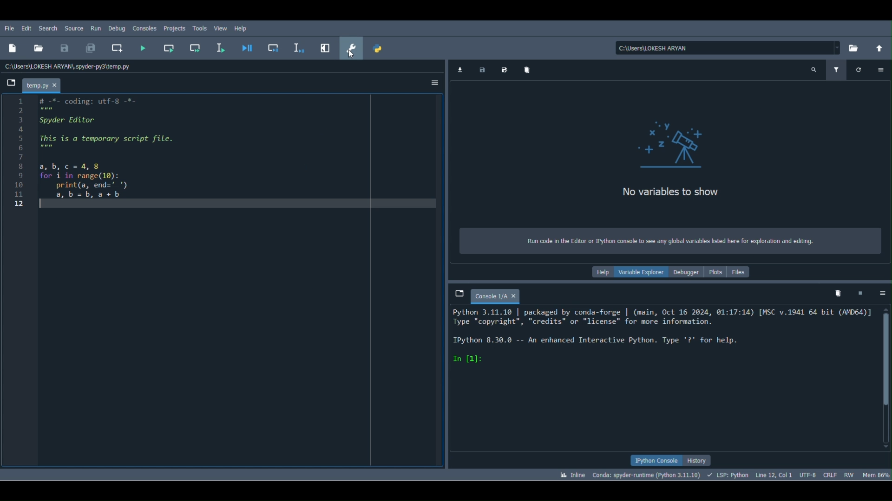 This screenshot has width=892, height=501. Describe the element at coordinates (884, 375) in the screenshot. I see `Scrollbar` at that location.